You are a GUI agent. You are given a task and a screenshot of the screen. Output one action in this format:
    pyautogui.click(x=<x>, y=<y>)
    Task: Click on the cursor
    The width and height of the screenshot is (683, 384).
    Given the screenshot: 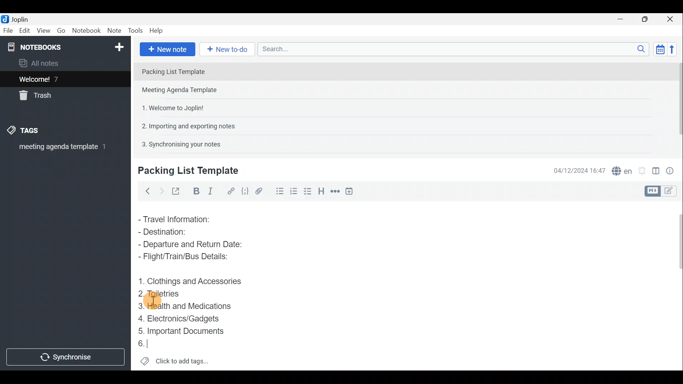 What is the action you would take?
    pyautogui.click(x=153, y=301)
    